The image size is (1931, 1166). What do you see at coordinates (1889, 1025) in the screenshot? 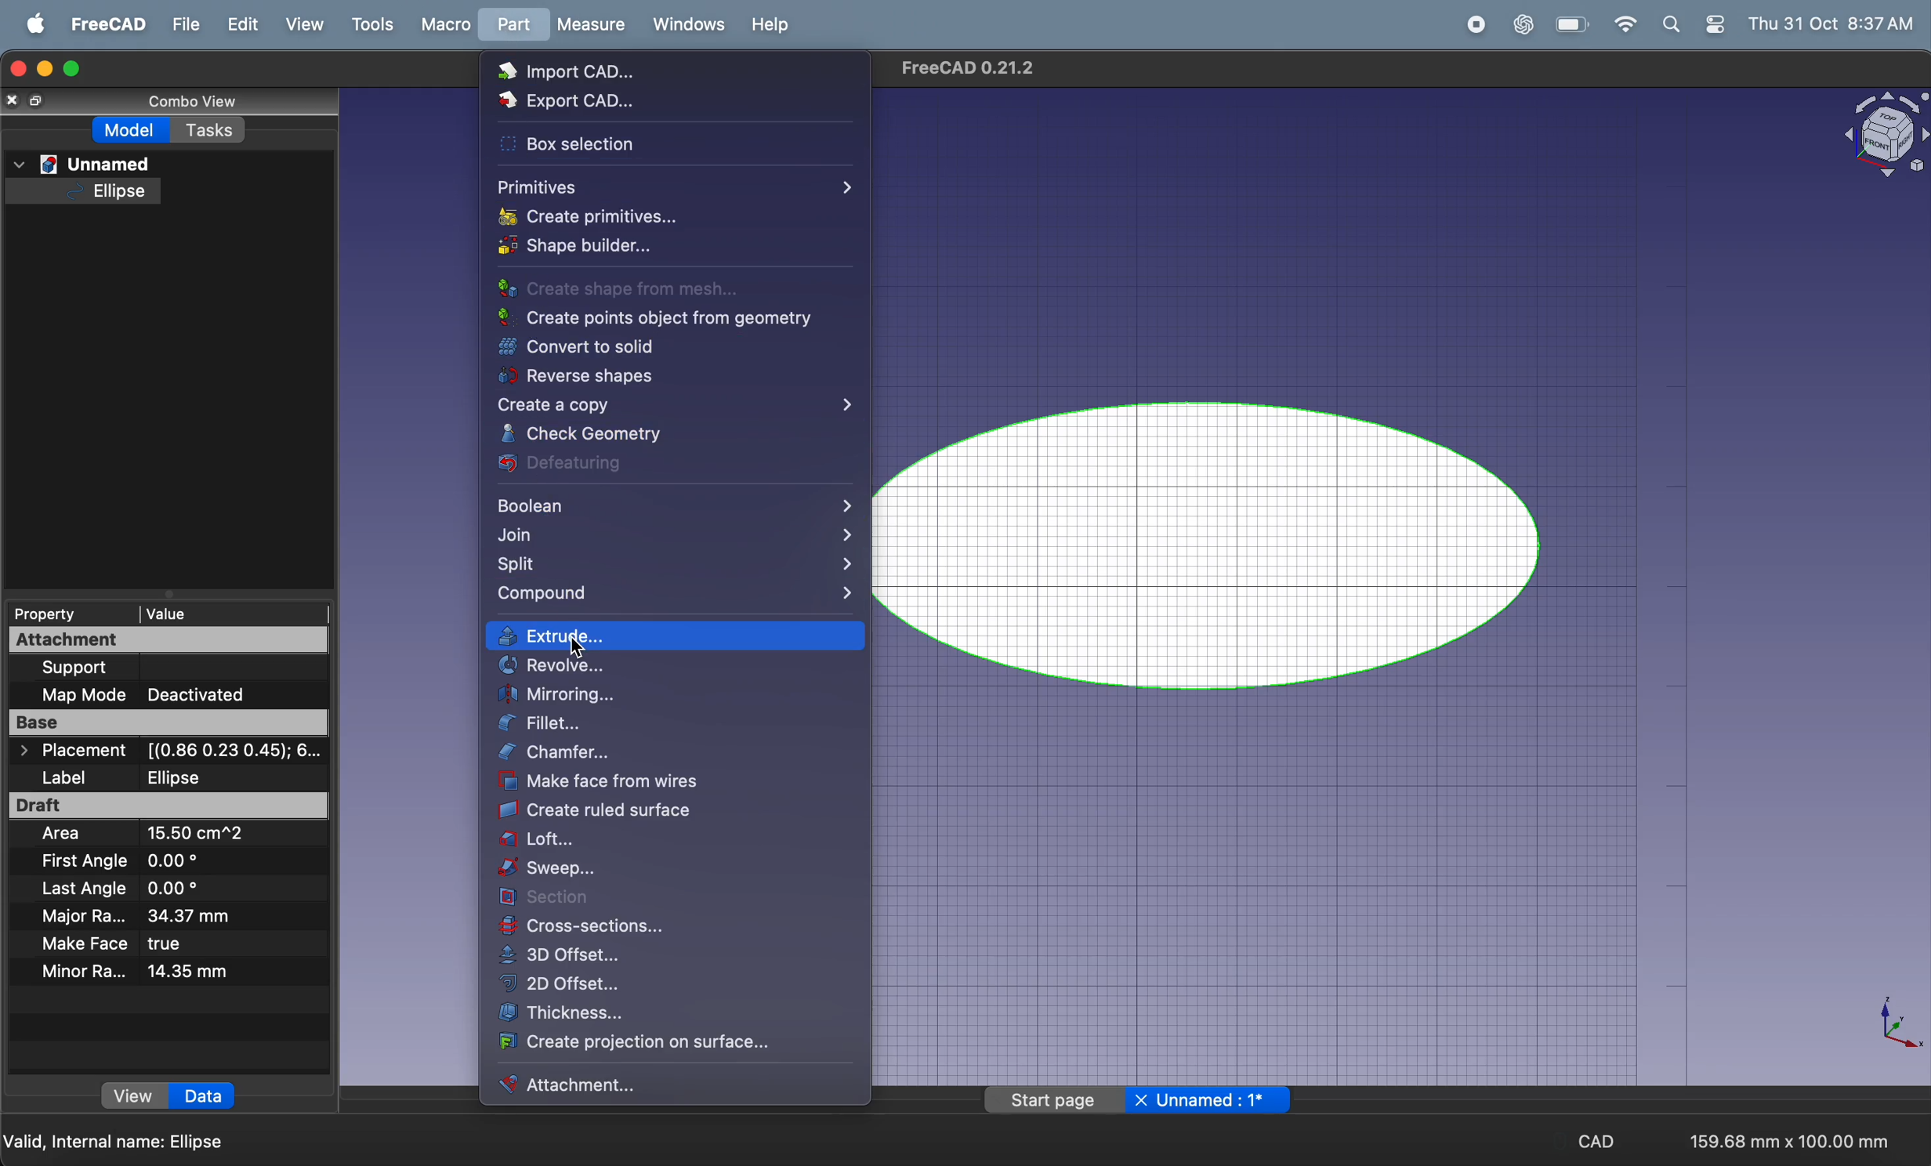
I see `axis` at bounding box center [1889, 1025].